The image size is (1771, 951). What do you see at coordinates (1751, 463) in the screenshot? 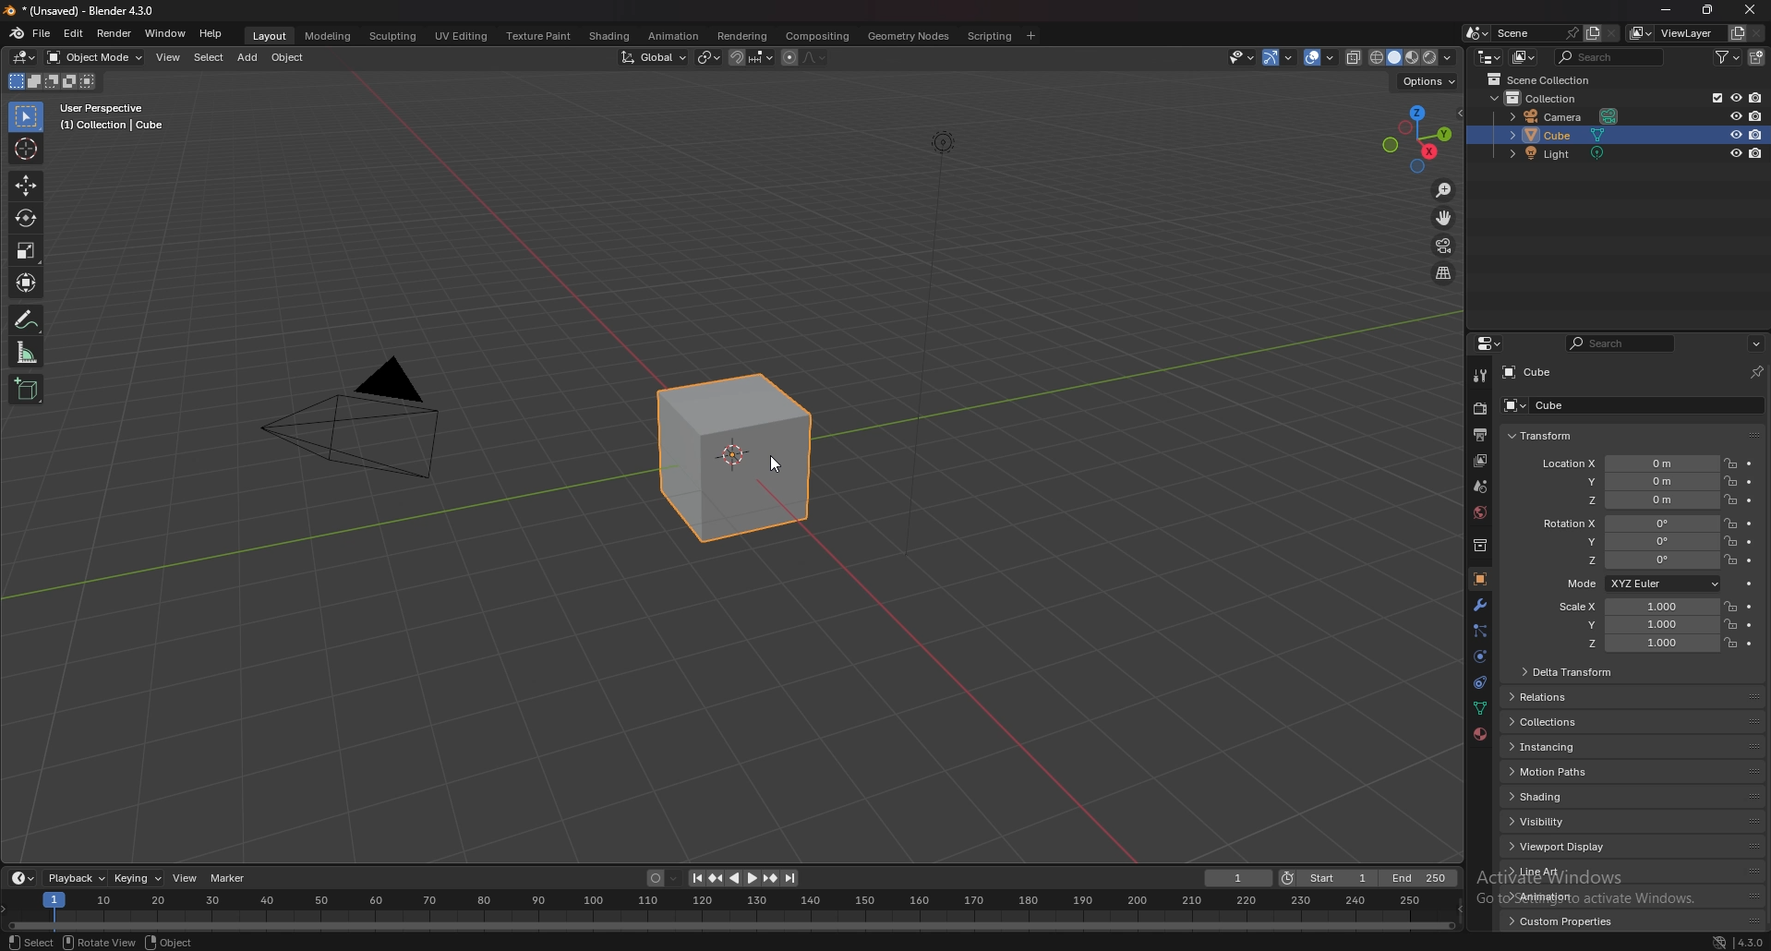
I see `animate property` at bounding box center [1751, 463].